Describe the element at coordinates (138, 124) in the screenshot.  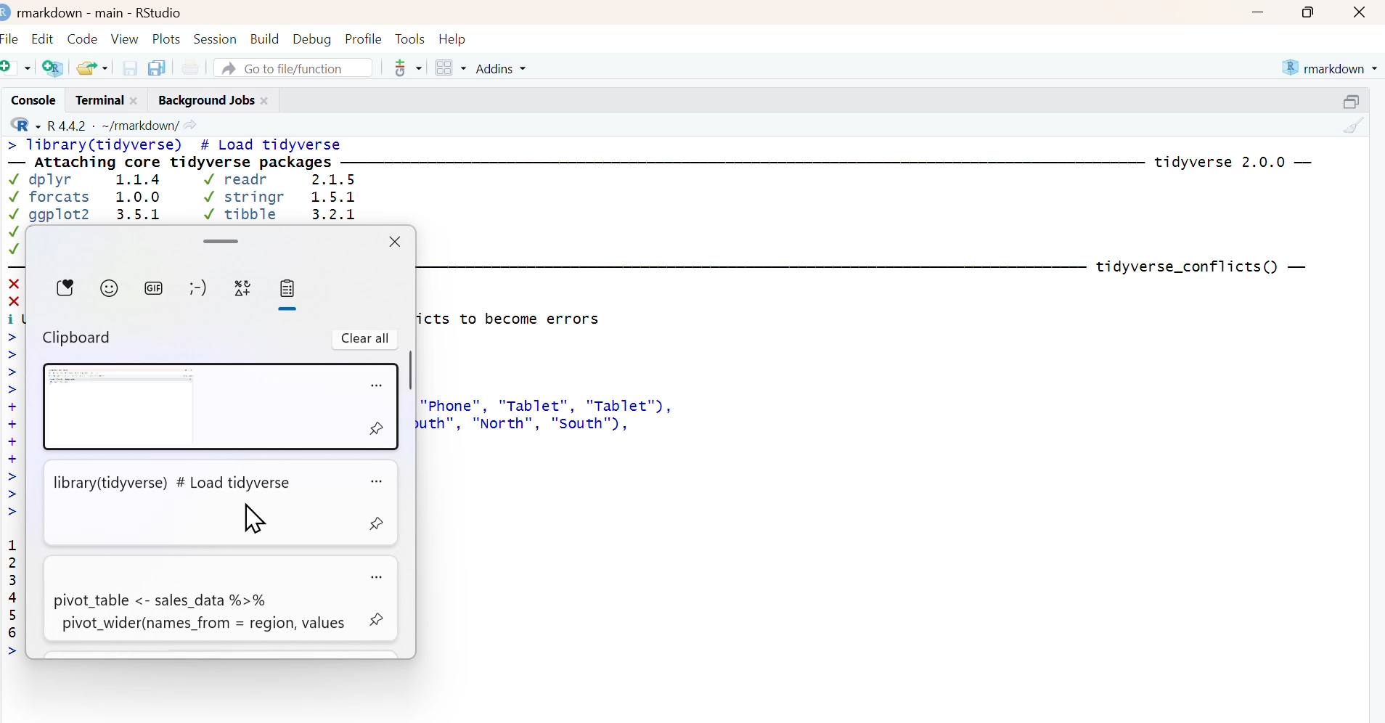
I see `~/markdown` at that location.